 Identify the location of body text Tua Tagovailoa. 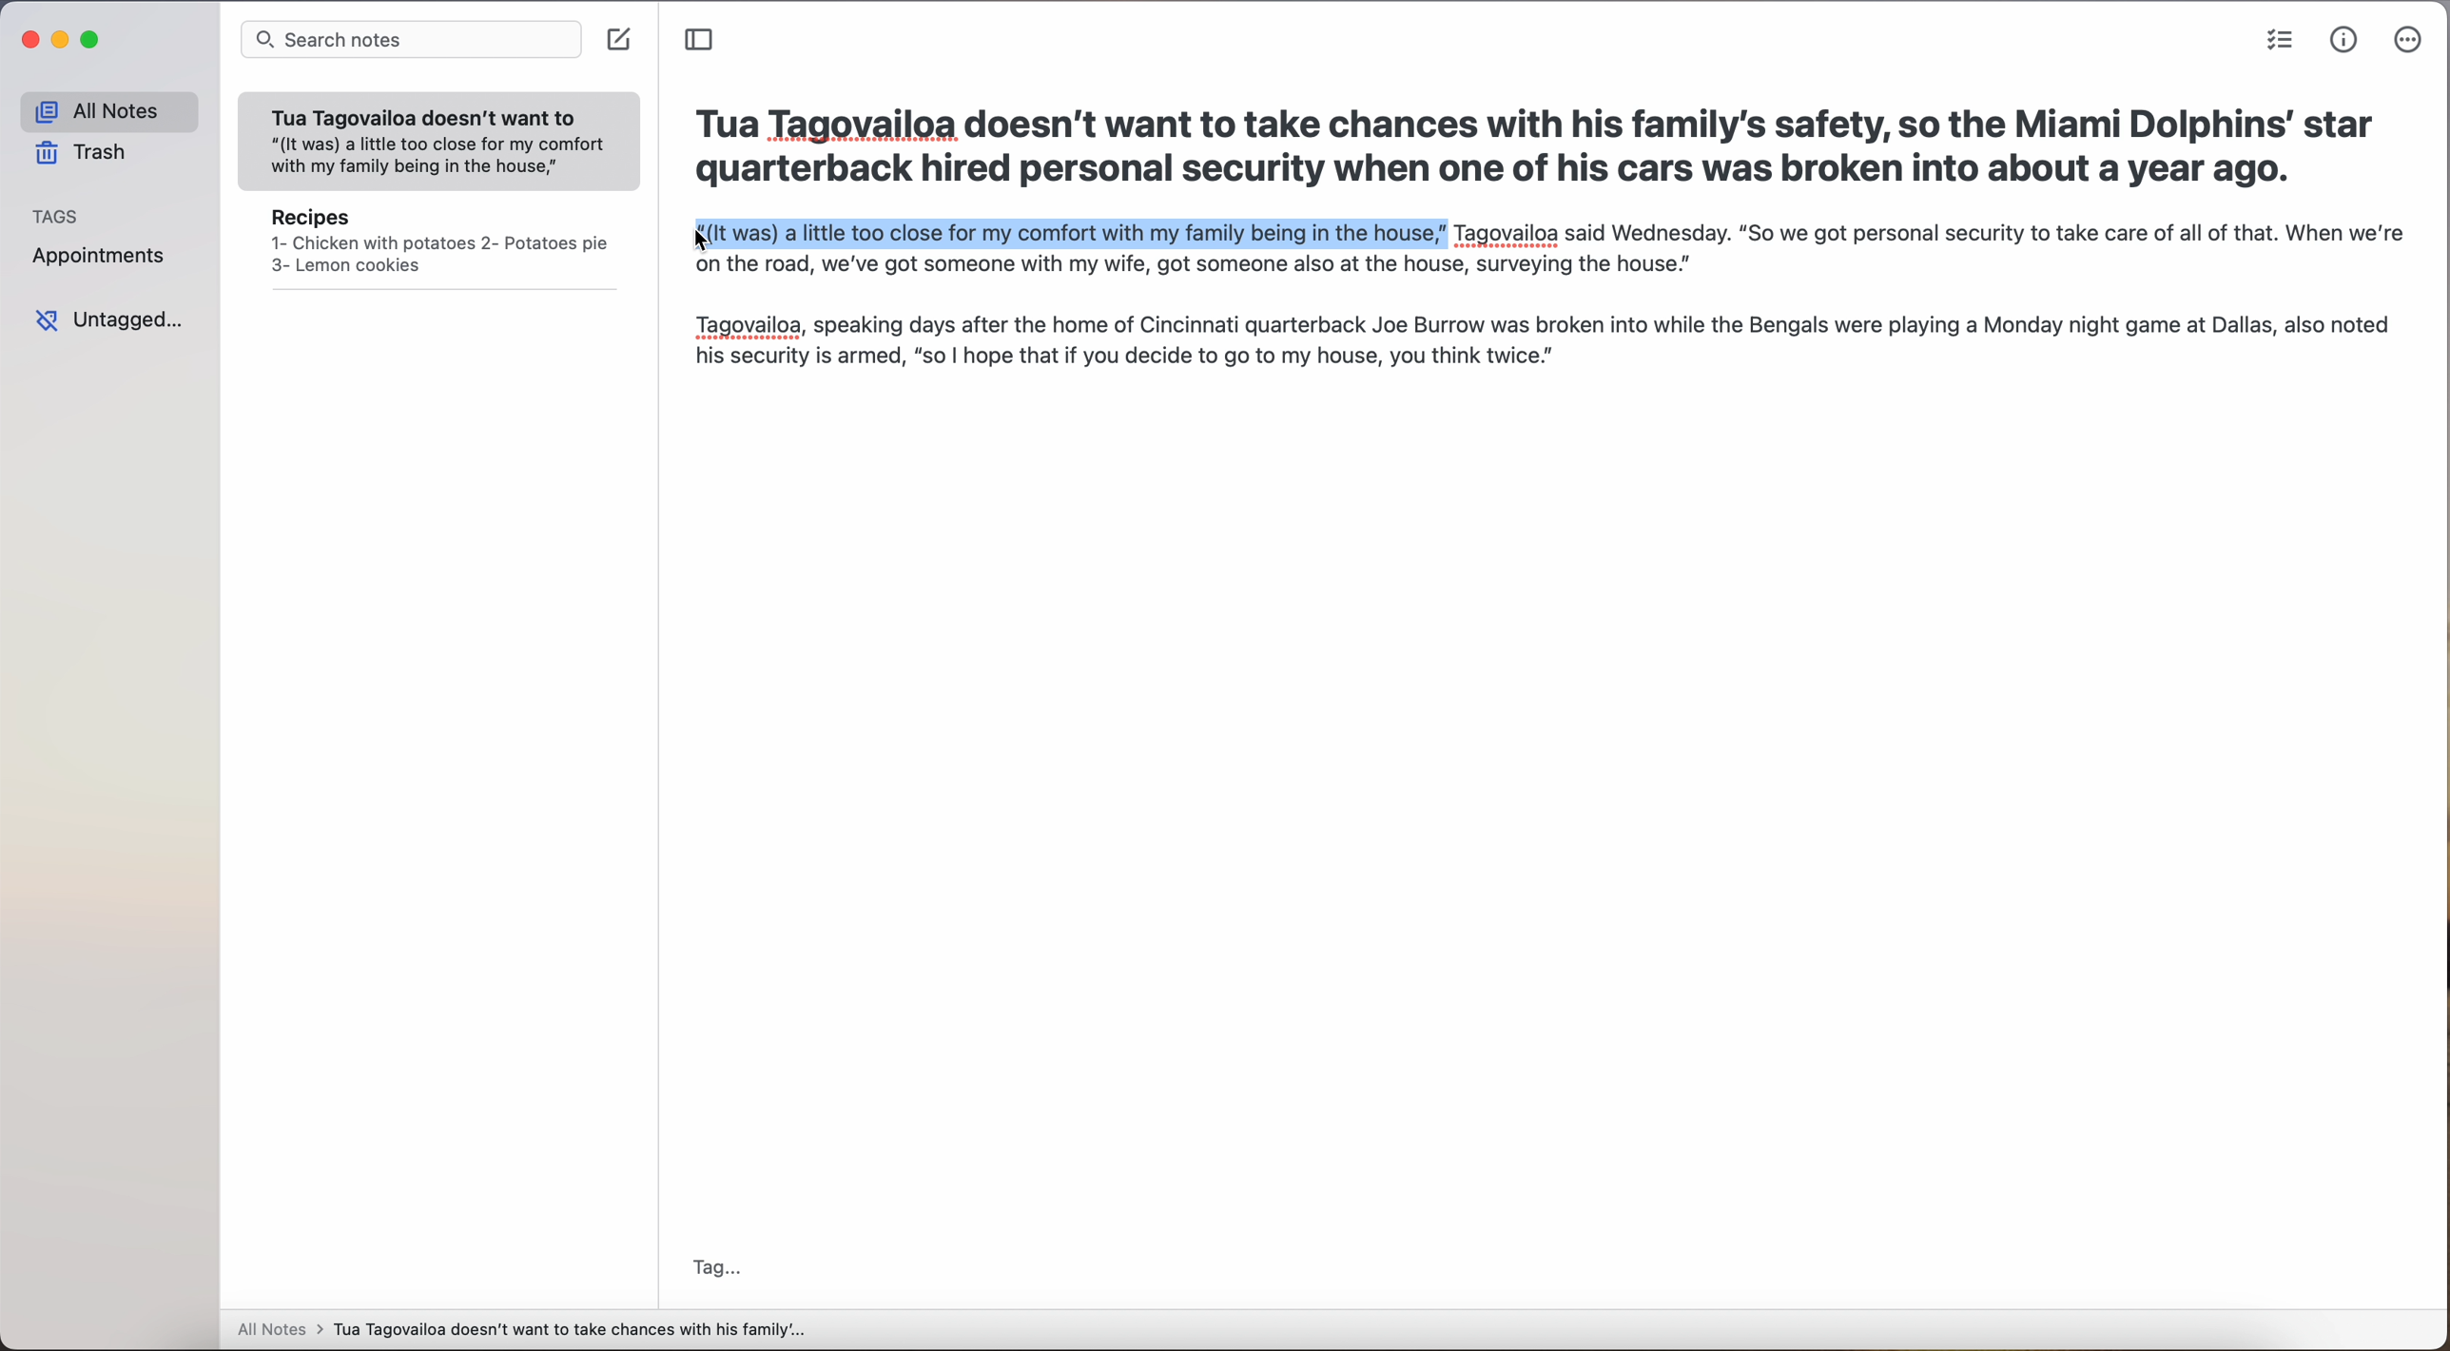
(1544, 320).